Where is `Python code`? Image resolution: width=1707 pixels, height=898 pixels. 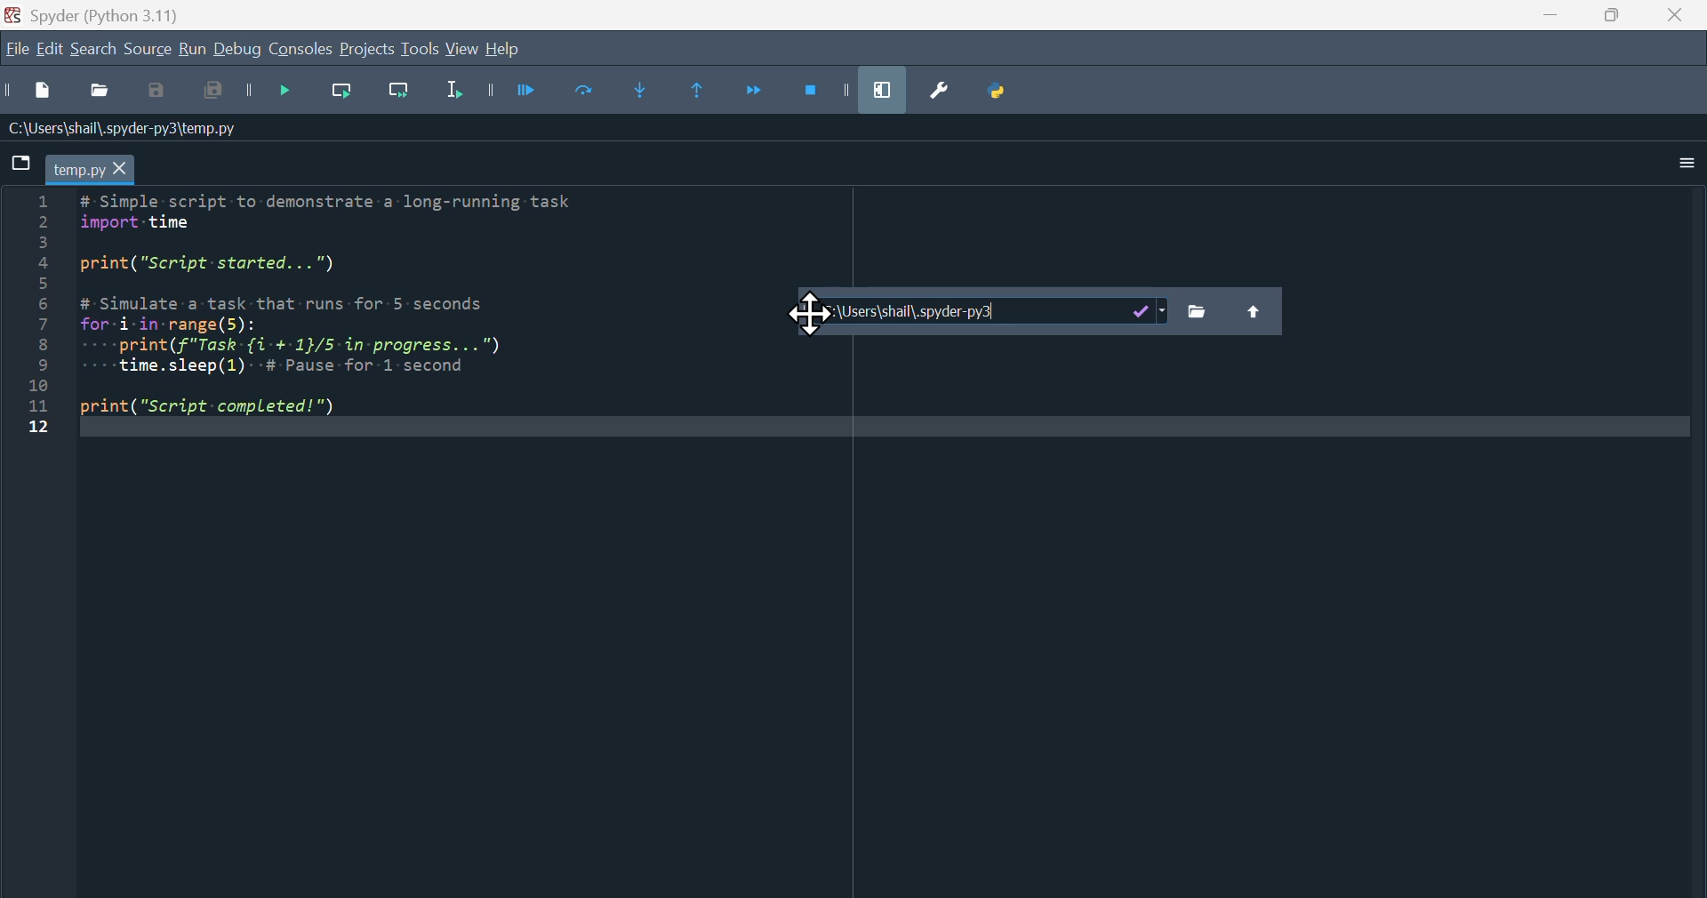 Python code is located at coordinates (319, 318).